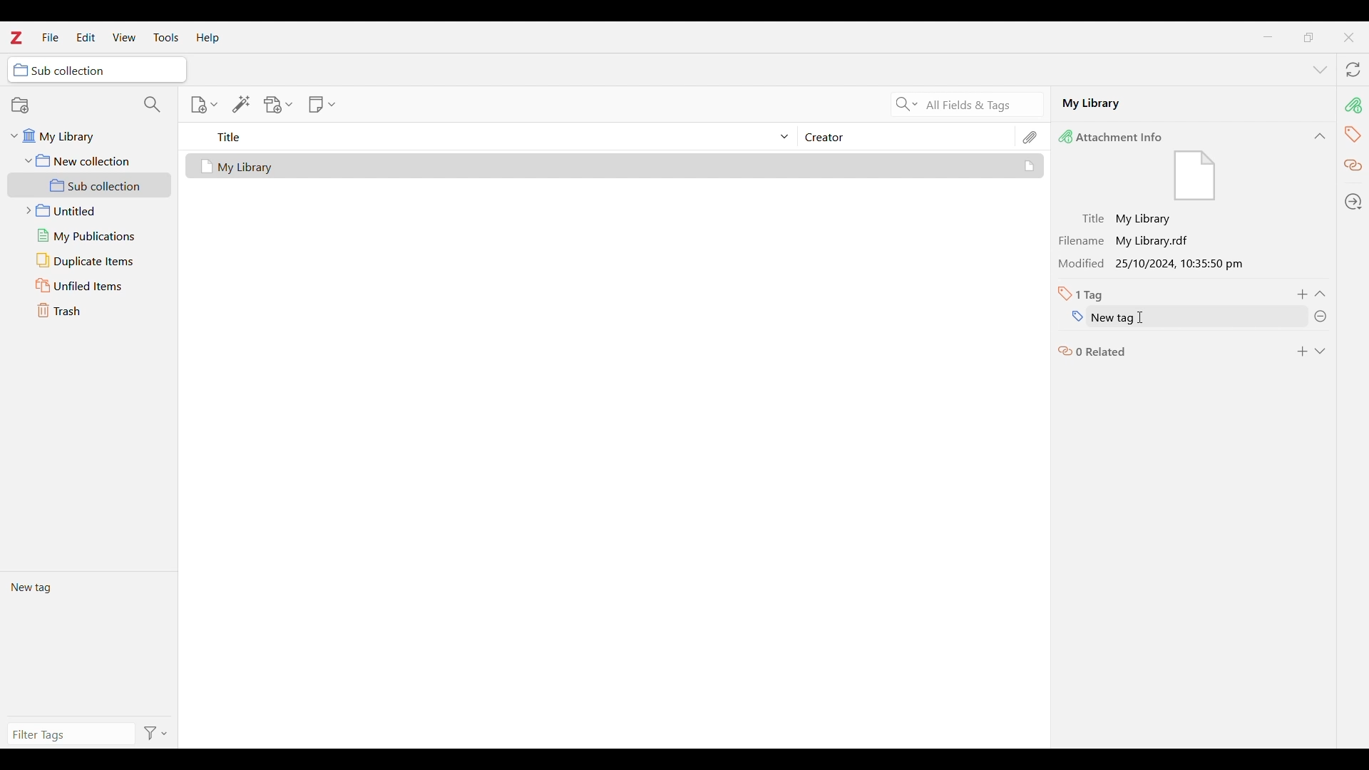 This screenshot has width=1369, height=770. I want to click on Expand, so click(1320, 351).